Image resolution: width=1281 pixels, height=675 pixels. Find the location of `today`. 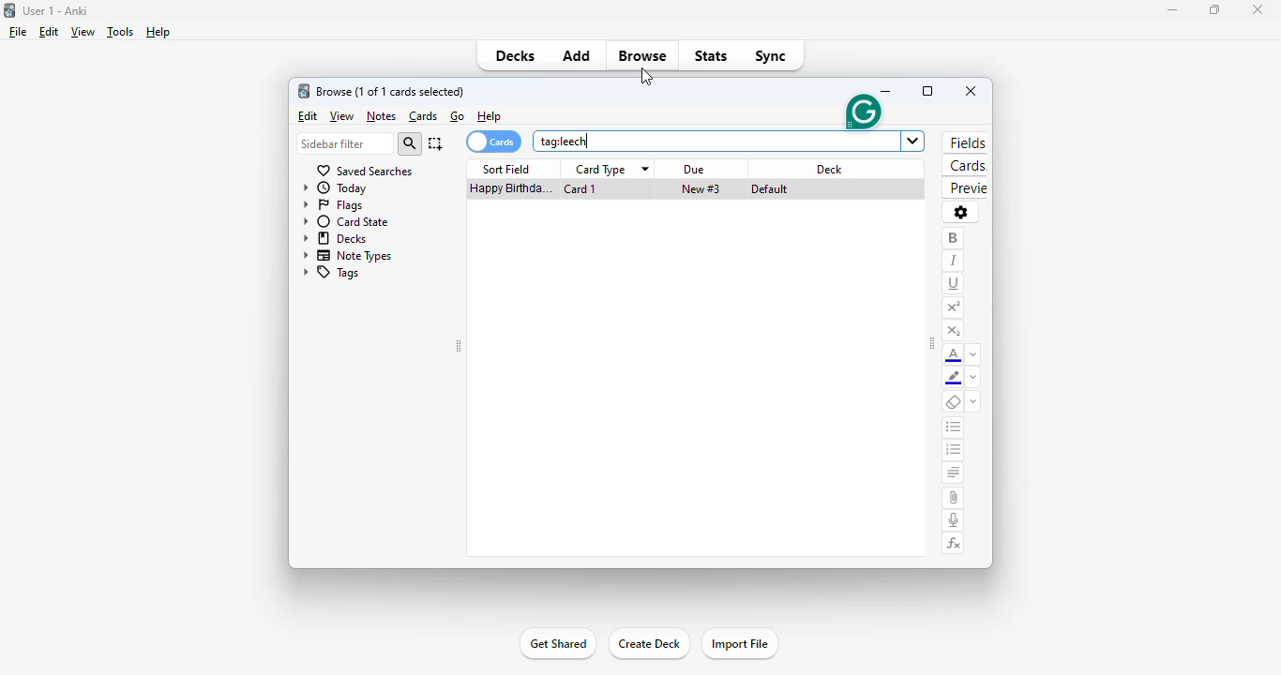

today is located at coordinates (336, 188).